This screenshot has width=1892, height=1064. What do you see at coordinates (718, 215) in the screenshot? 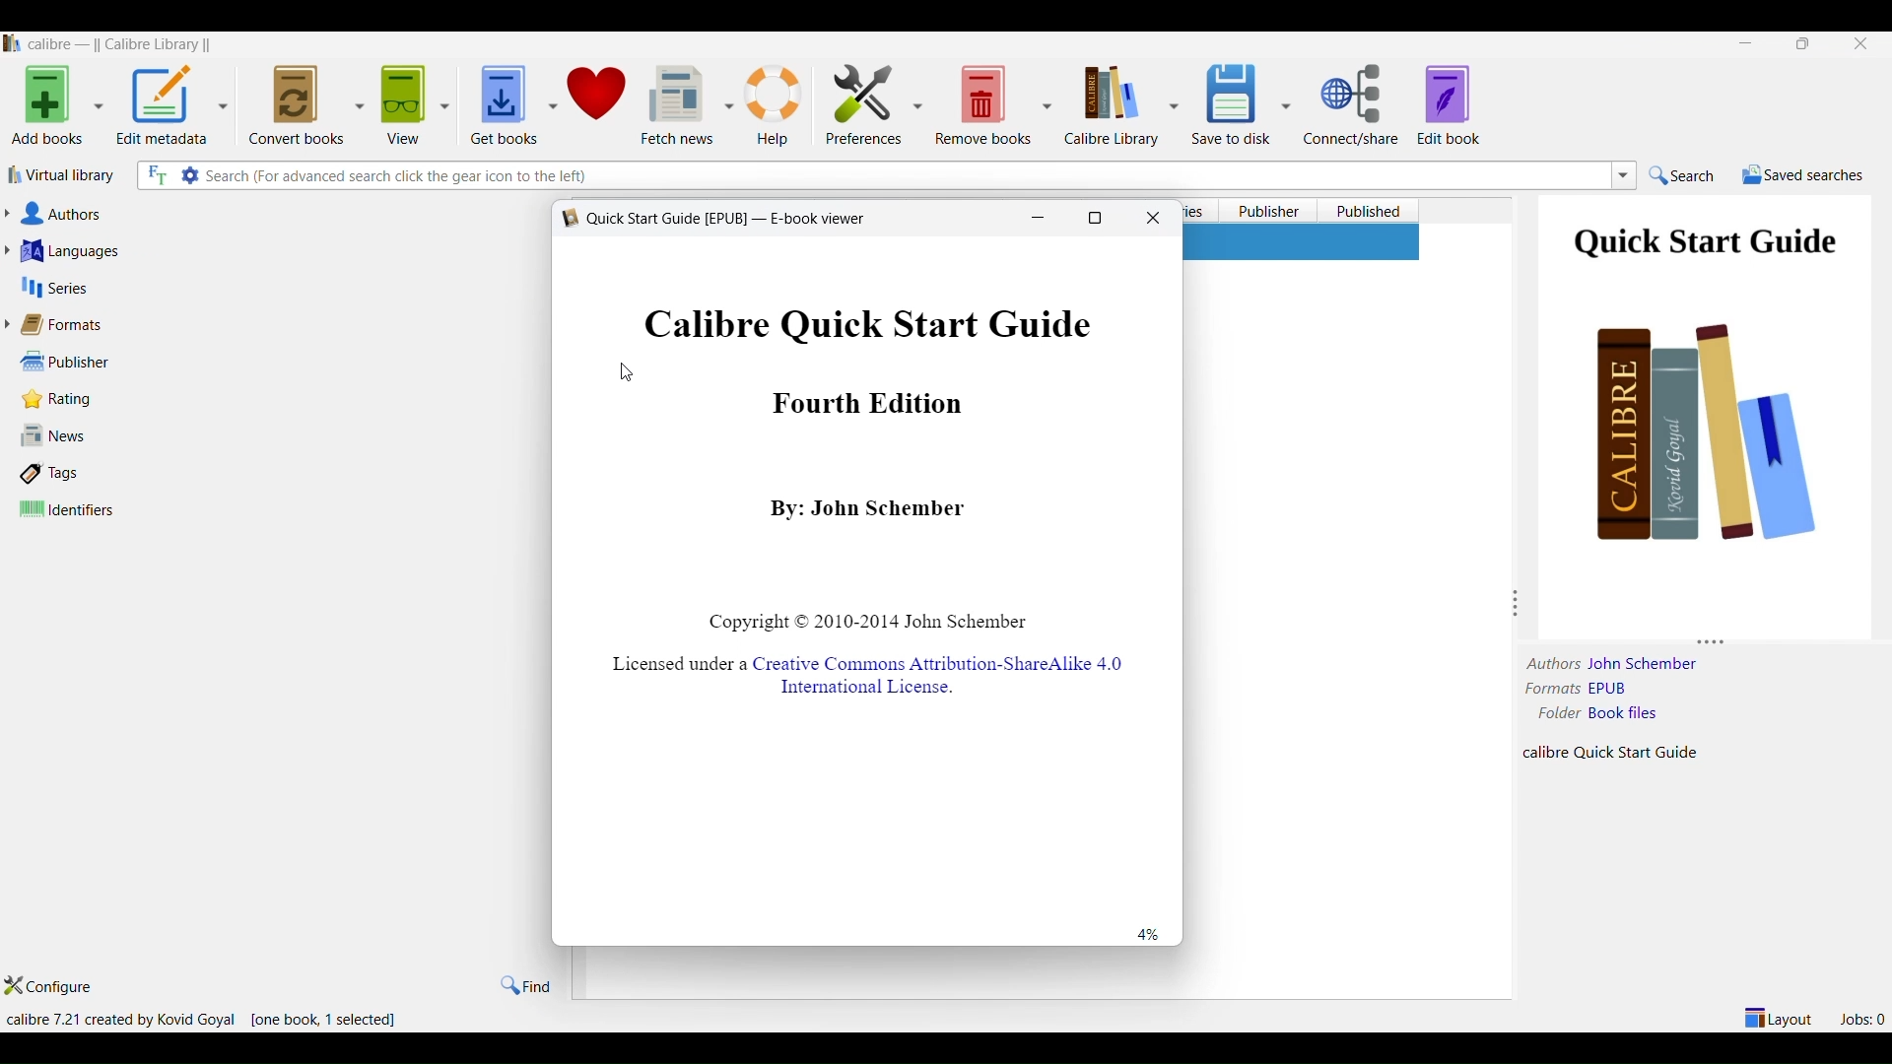
I see `YA Quick Start Guide [EPUB] — E-book viewer` at bounding box center [718, 215].